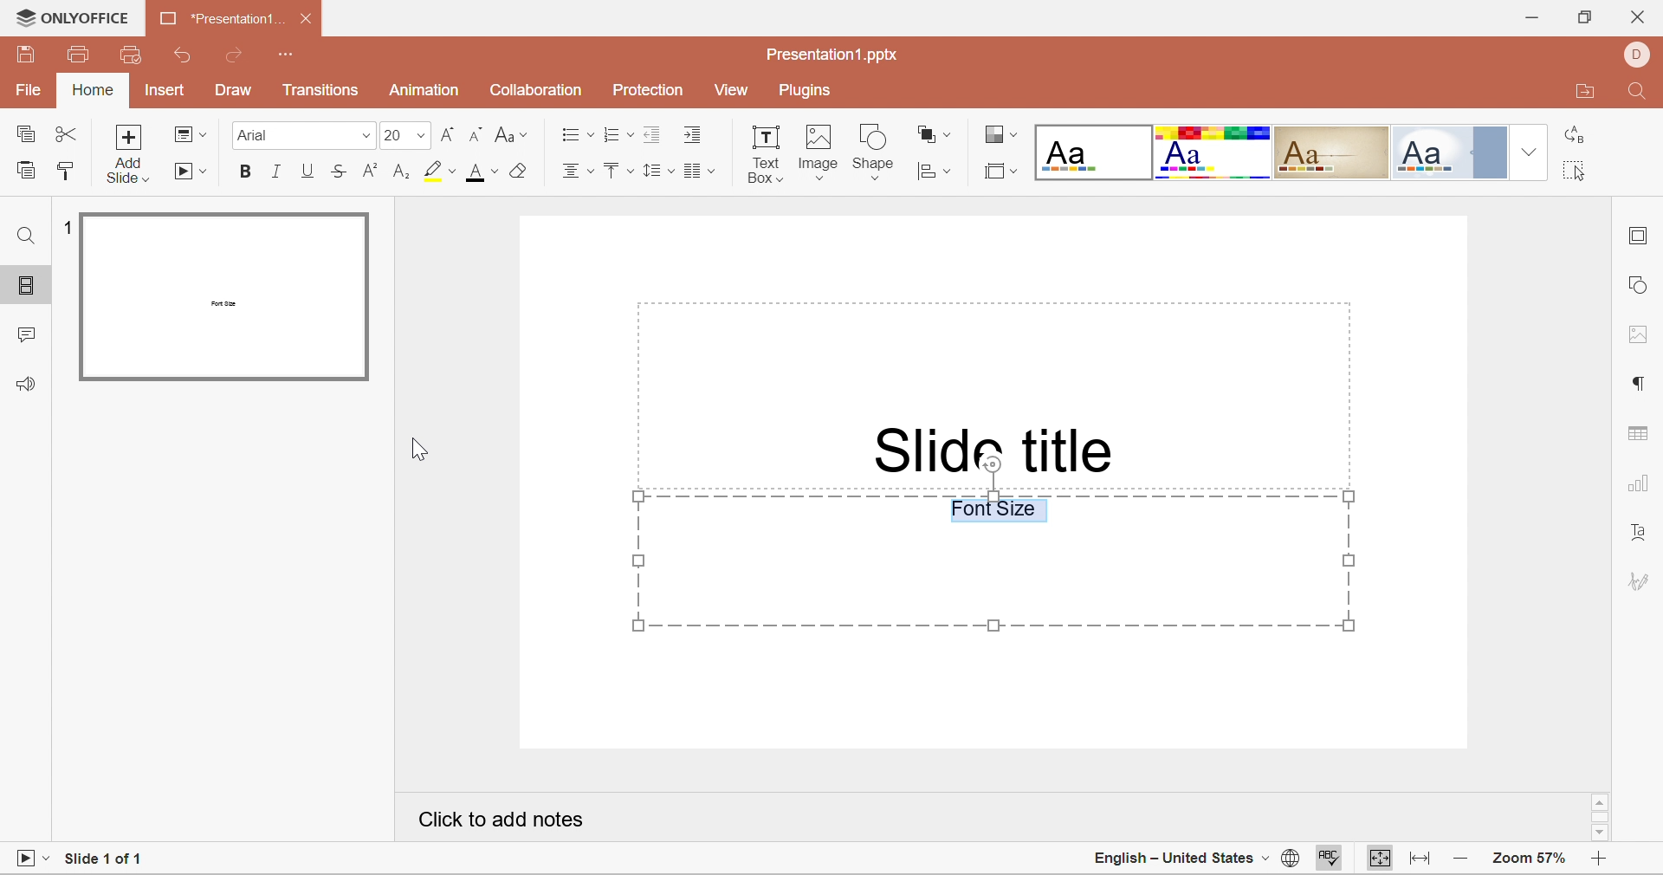  I want to click on Replace, so click(1576, 136).